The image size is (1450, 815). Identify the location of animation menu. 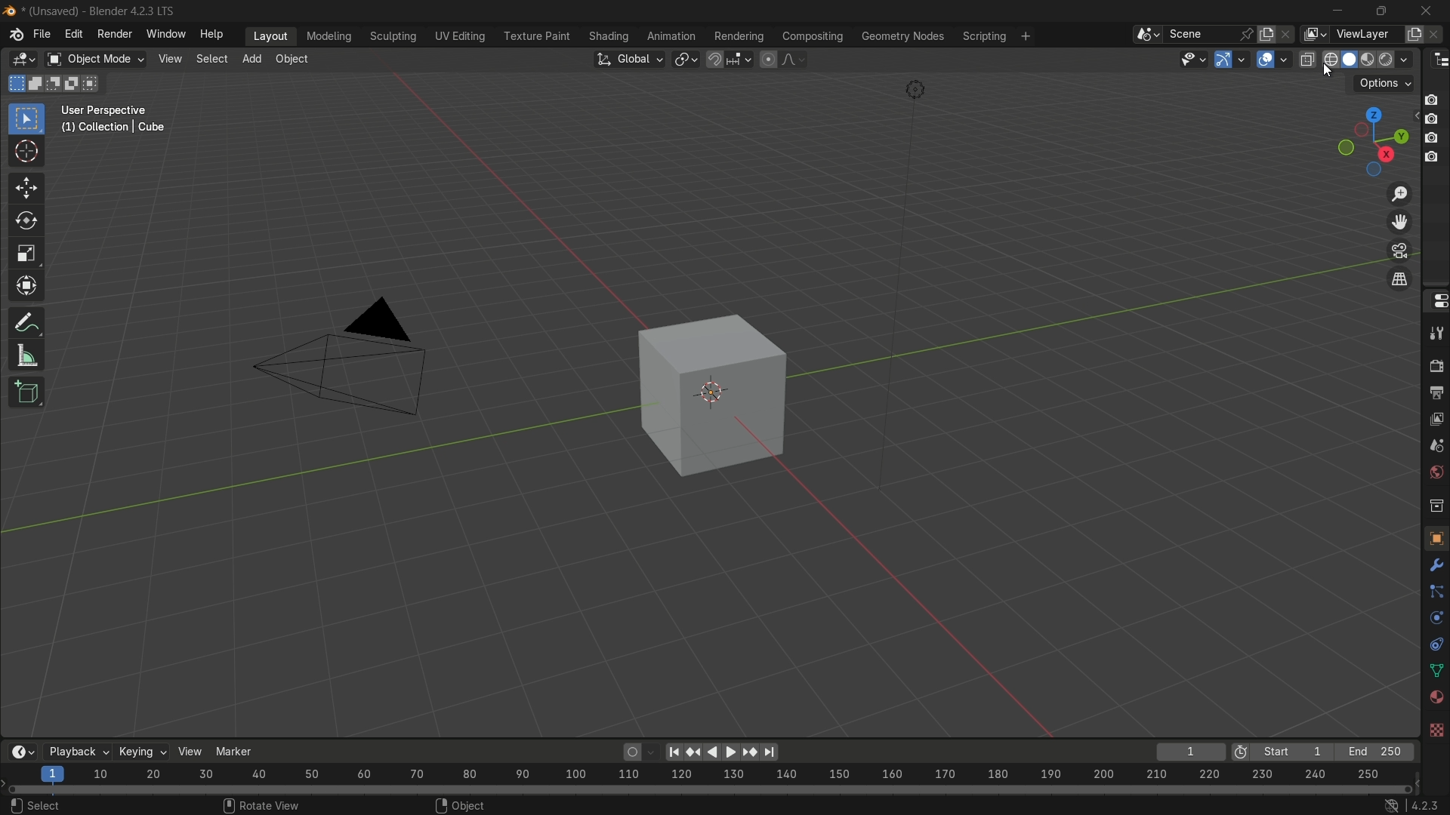
(668, 33).